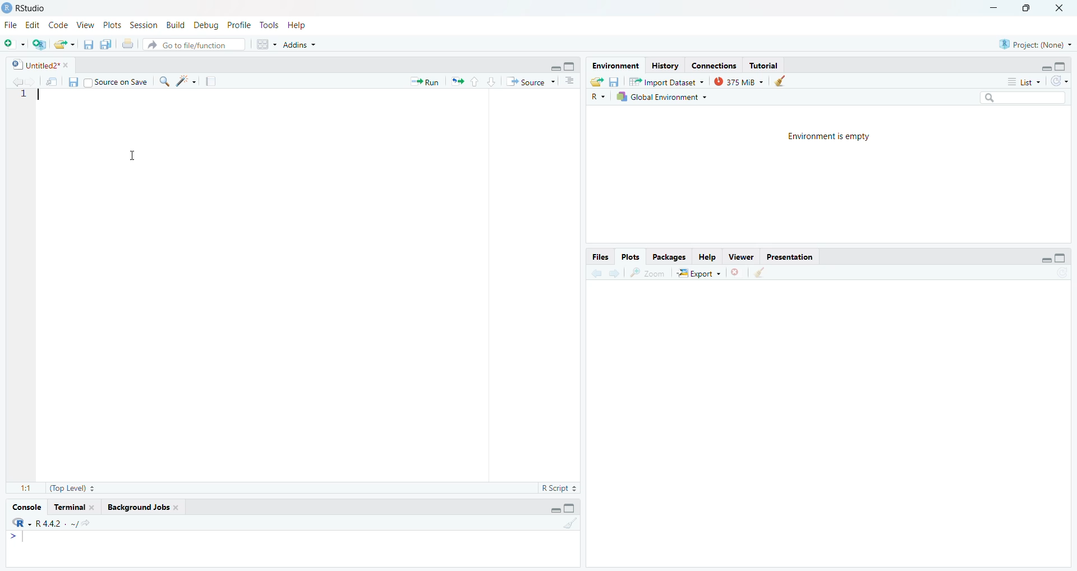  I want to click on  Export ~, so click(699, 273).